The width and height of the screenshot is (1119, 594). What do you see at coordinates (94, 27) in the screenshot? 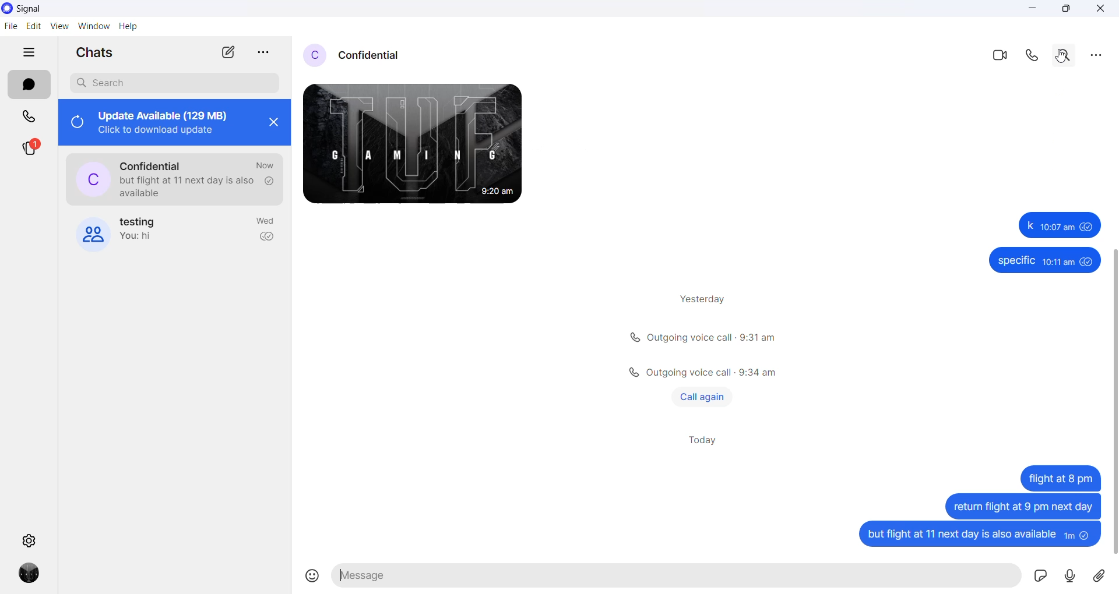
I see `window` at bounding box center [94, 27].